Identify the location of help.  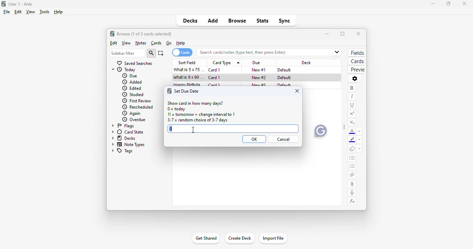
(59, 12).